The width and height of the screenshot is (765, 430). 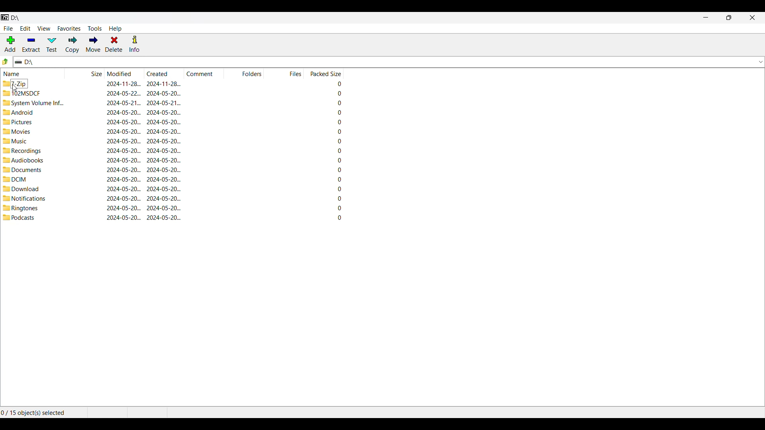 What do you see at coordinates (164, 112) in the screenshot?
I see `created date & time` at bounding box center [164, 112].